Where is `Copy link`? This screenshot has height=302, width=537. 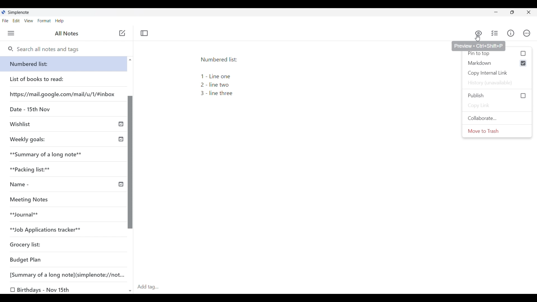 Copy link is located at coordinates (497, 105).